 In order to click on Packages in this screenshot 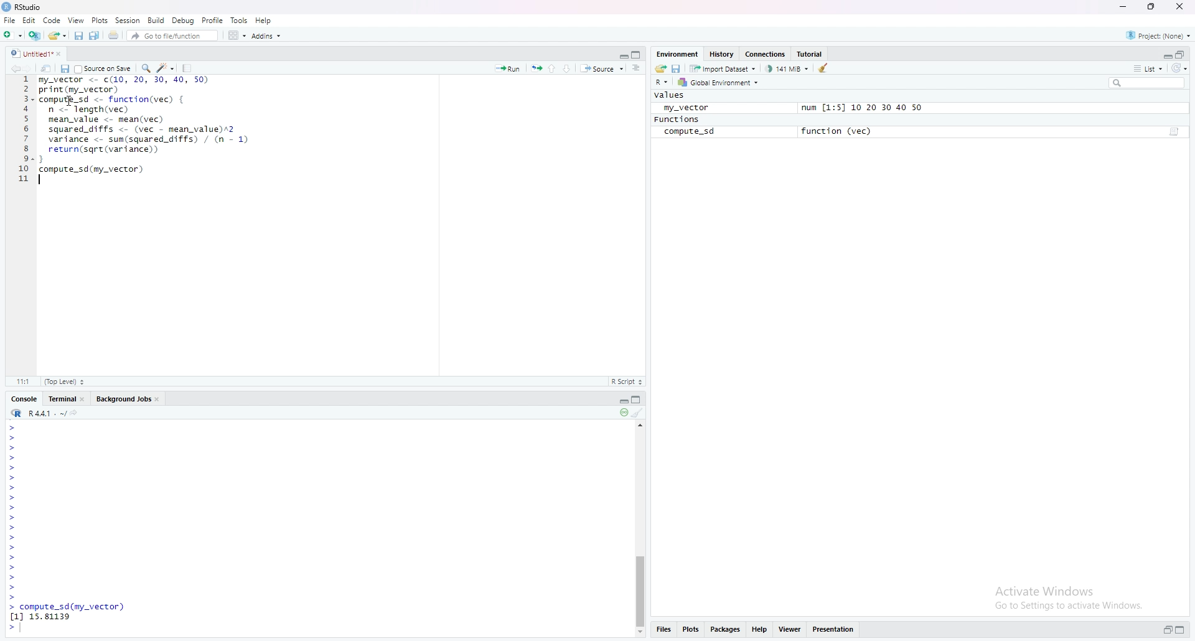, I will do `click(726, 630)`.